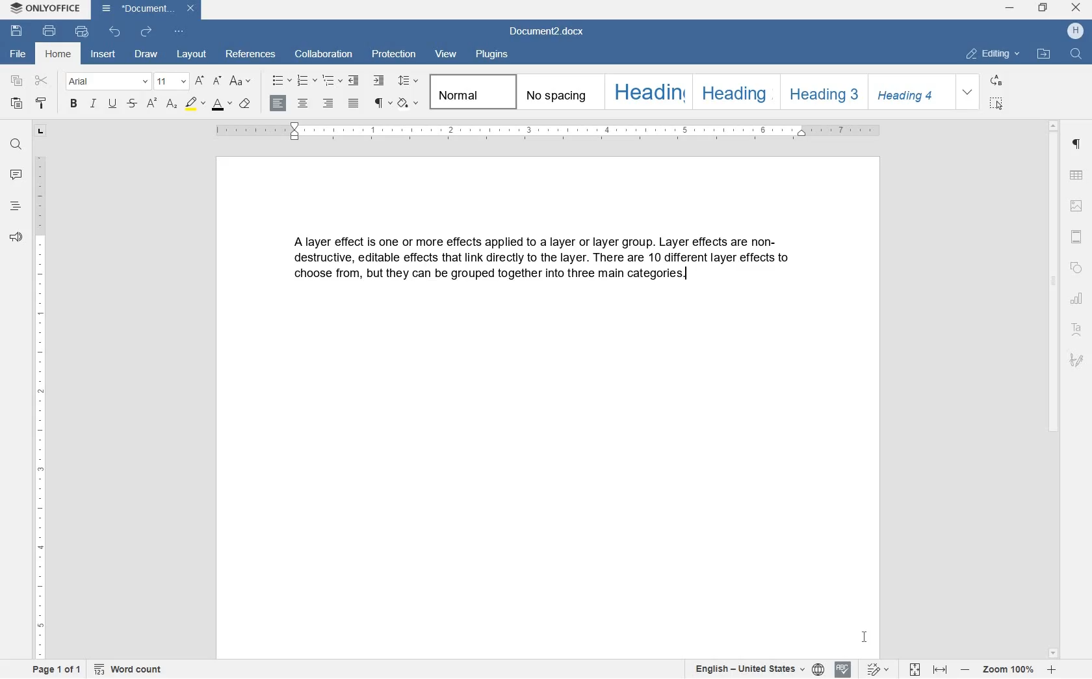 The width and height of the screenshot is (1092, 679). Describe the element at coordinates (199, 81) in the screenshot. I see `INCREMENT FONT SIZE` at that location.